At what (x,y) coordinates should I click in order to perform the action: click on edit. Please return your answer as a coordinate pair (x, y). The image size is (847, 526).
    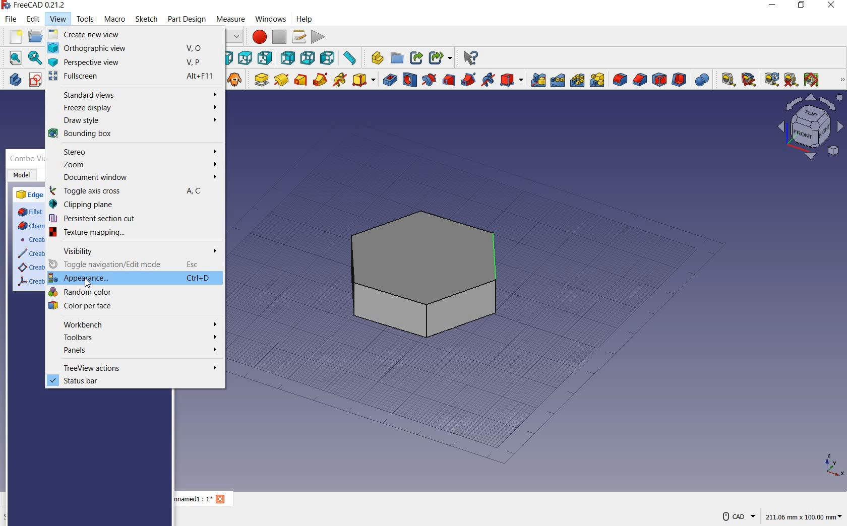
    Looking at the image, I should click on (32, 19).